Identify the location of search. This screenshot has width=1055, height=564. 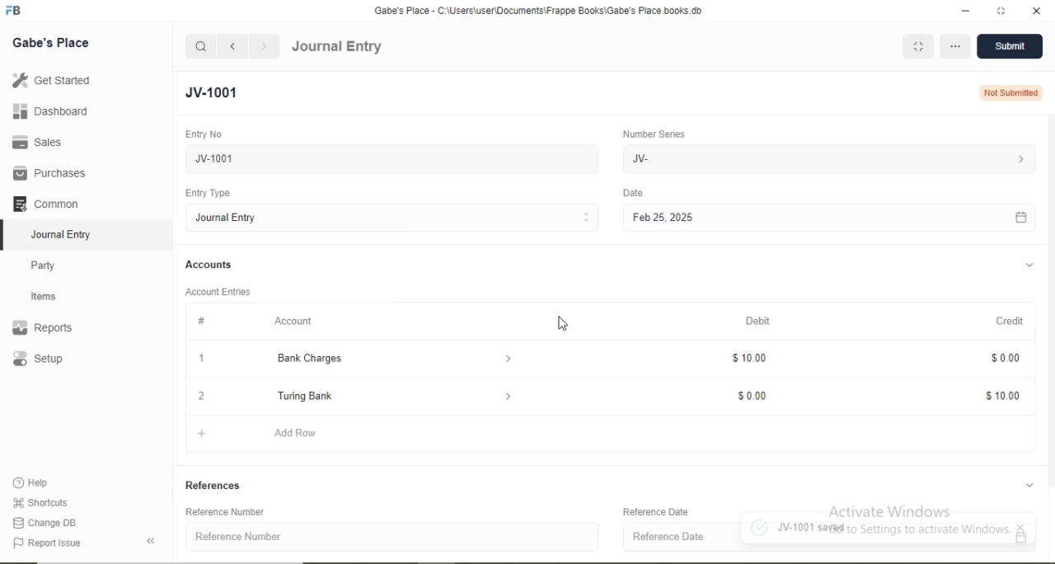
(201, 46).